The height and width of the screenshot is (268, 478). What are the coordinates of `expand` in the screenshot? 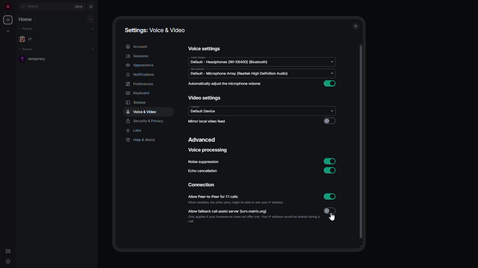 It's located at (16, 6).